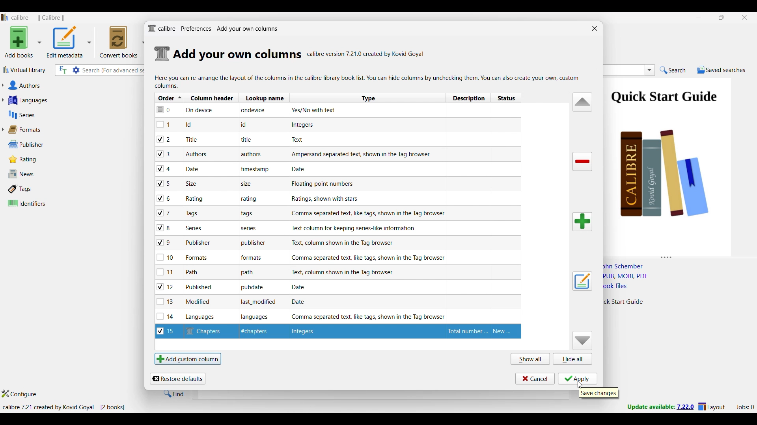 This screenshot has width=757, height=425. What do you see at coordinates (300, 139) in the screenshot?
I see `Explanation` at bounding box center [300, 139].